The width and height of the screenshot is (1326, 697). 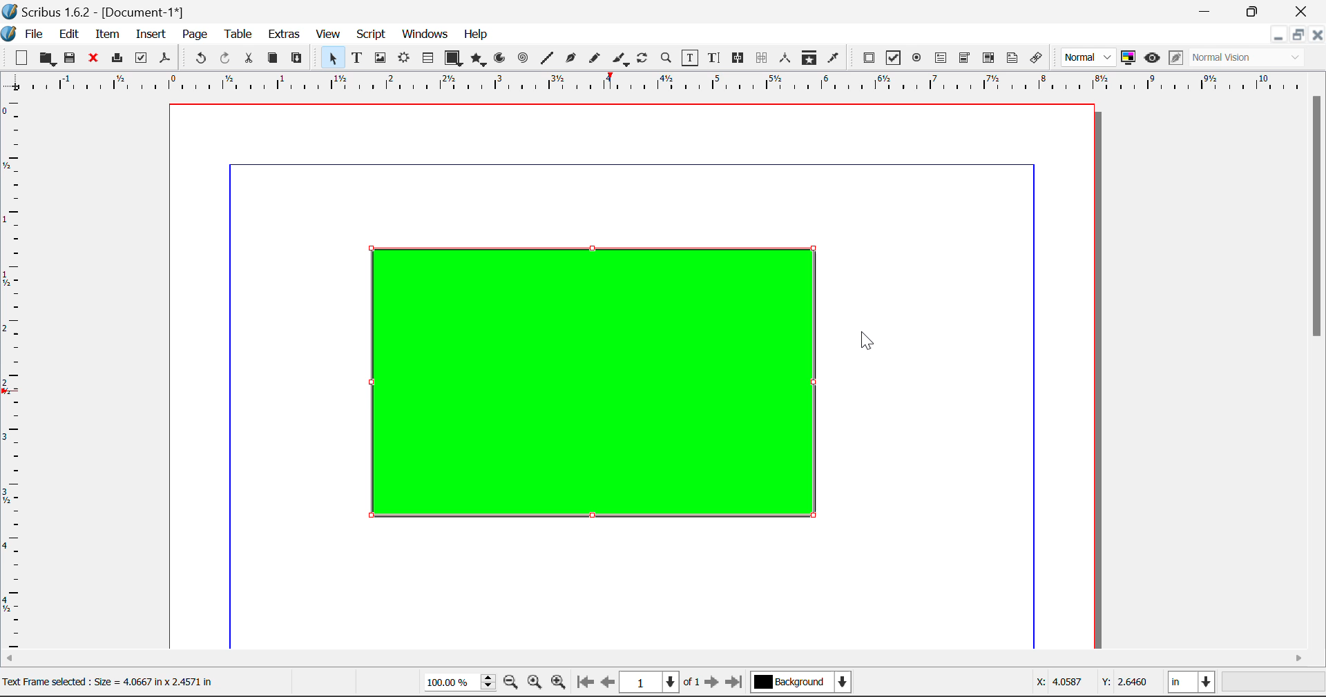 I want to click on Pdf Push Button, so click(x=869, y=57).